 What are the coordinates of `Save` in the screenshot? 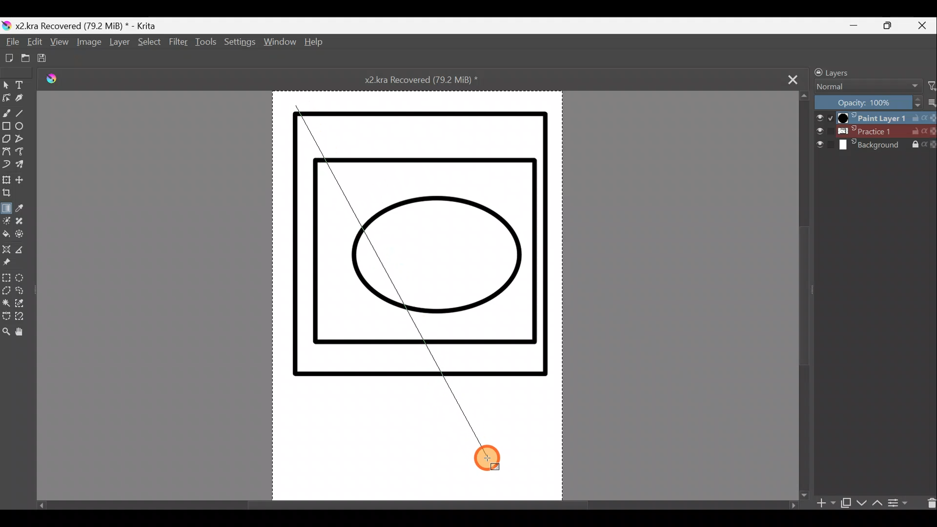 It's located at (46, 59).